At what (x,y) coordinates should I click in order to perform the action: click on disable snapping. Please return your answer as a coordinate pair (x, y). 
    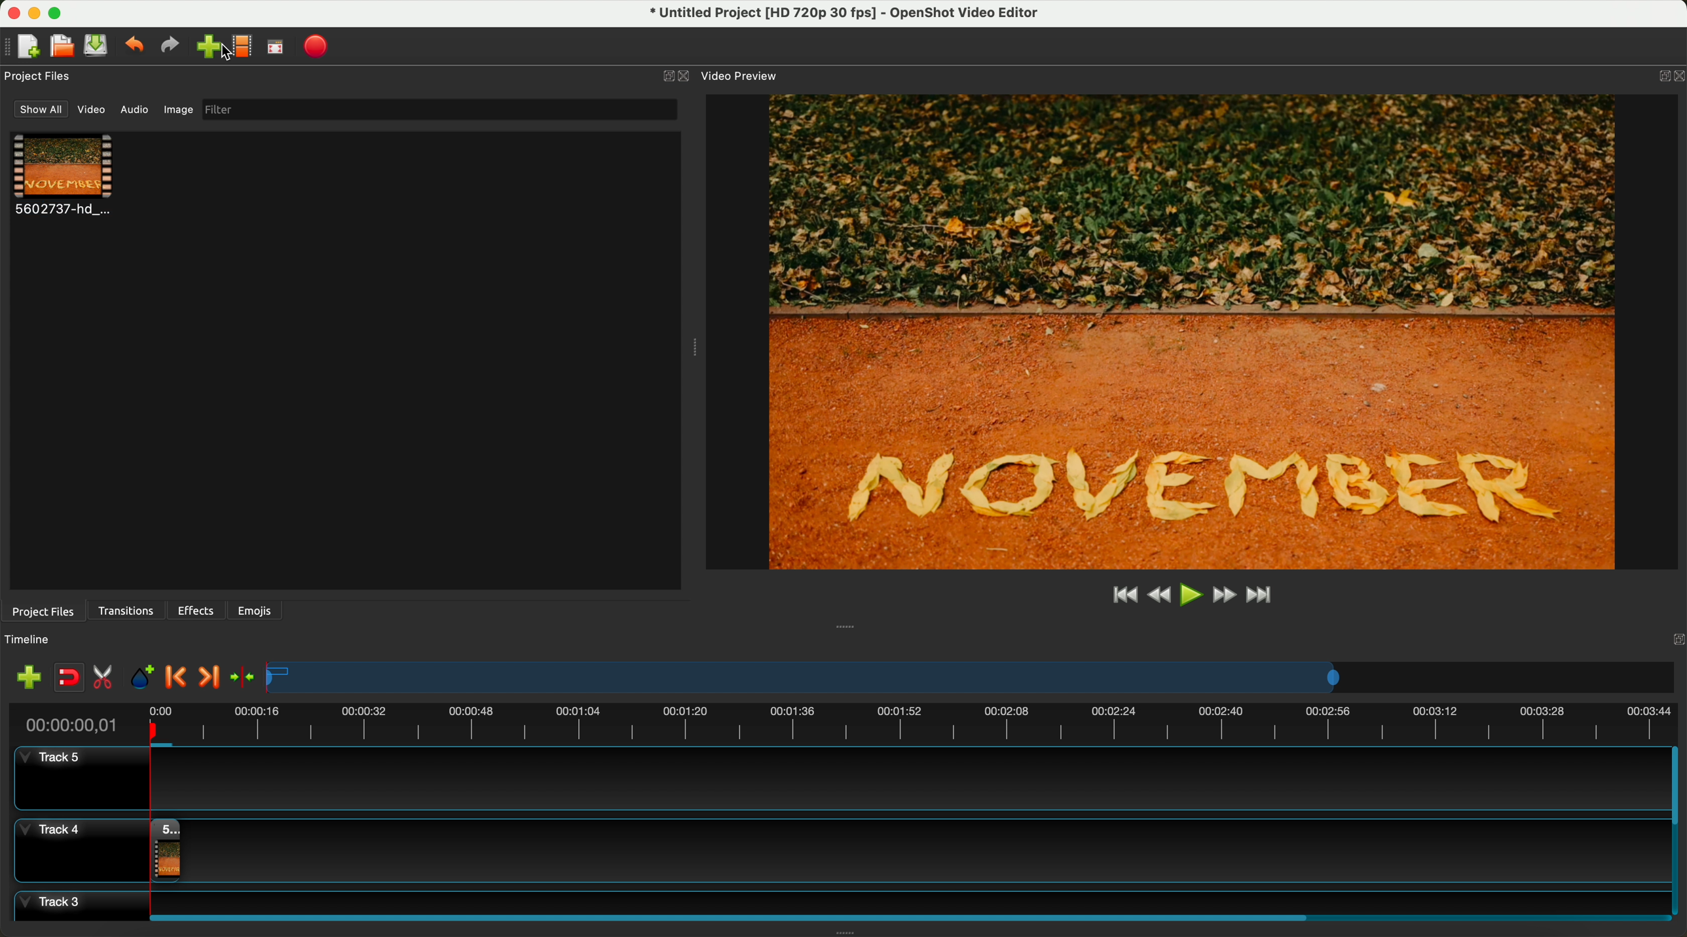
    Looking at the image, I should click on (69, 678).